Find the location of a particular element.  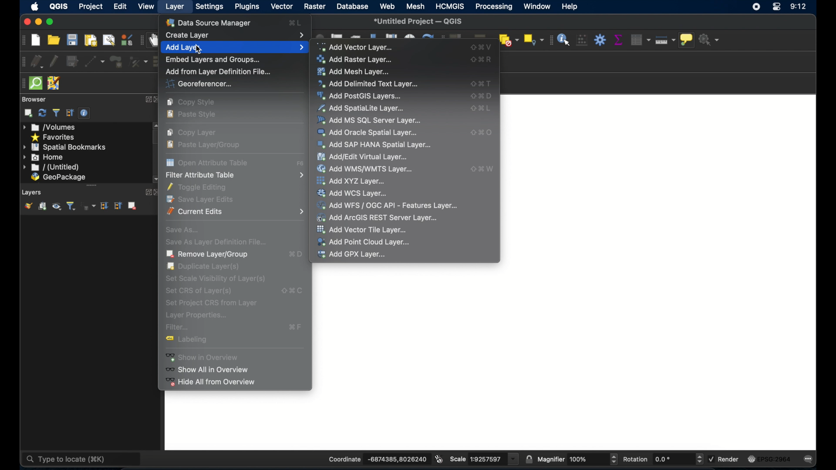

Paste Layer/Group is located at coordinates (220, 145).